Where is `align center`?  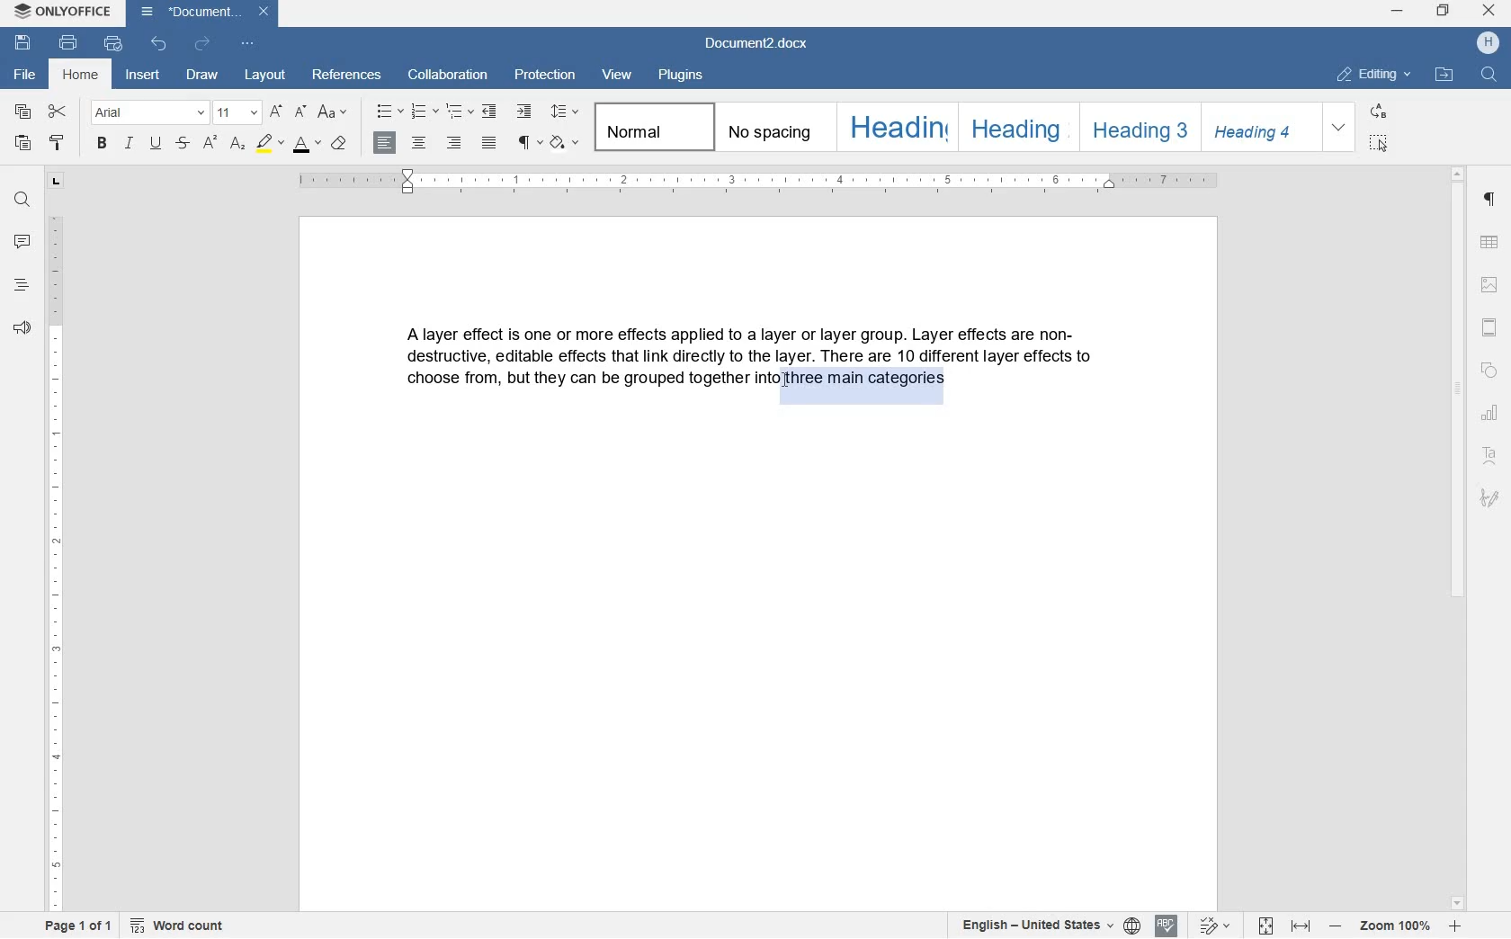 align center is located at coordinates (419, 147).